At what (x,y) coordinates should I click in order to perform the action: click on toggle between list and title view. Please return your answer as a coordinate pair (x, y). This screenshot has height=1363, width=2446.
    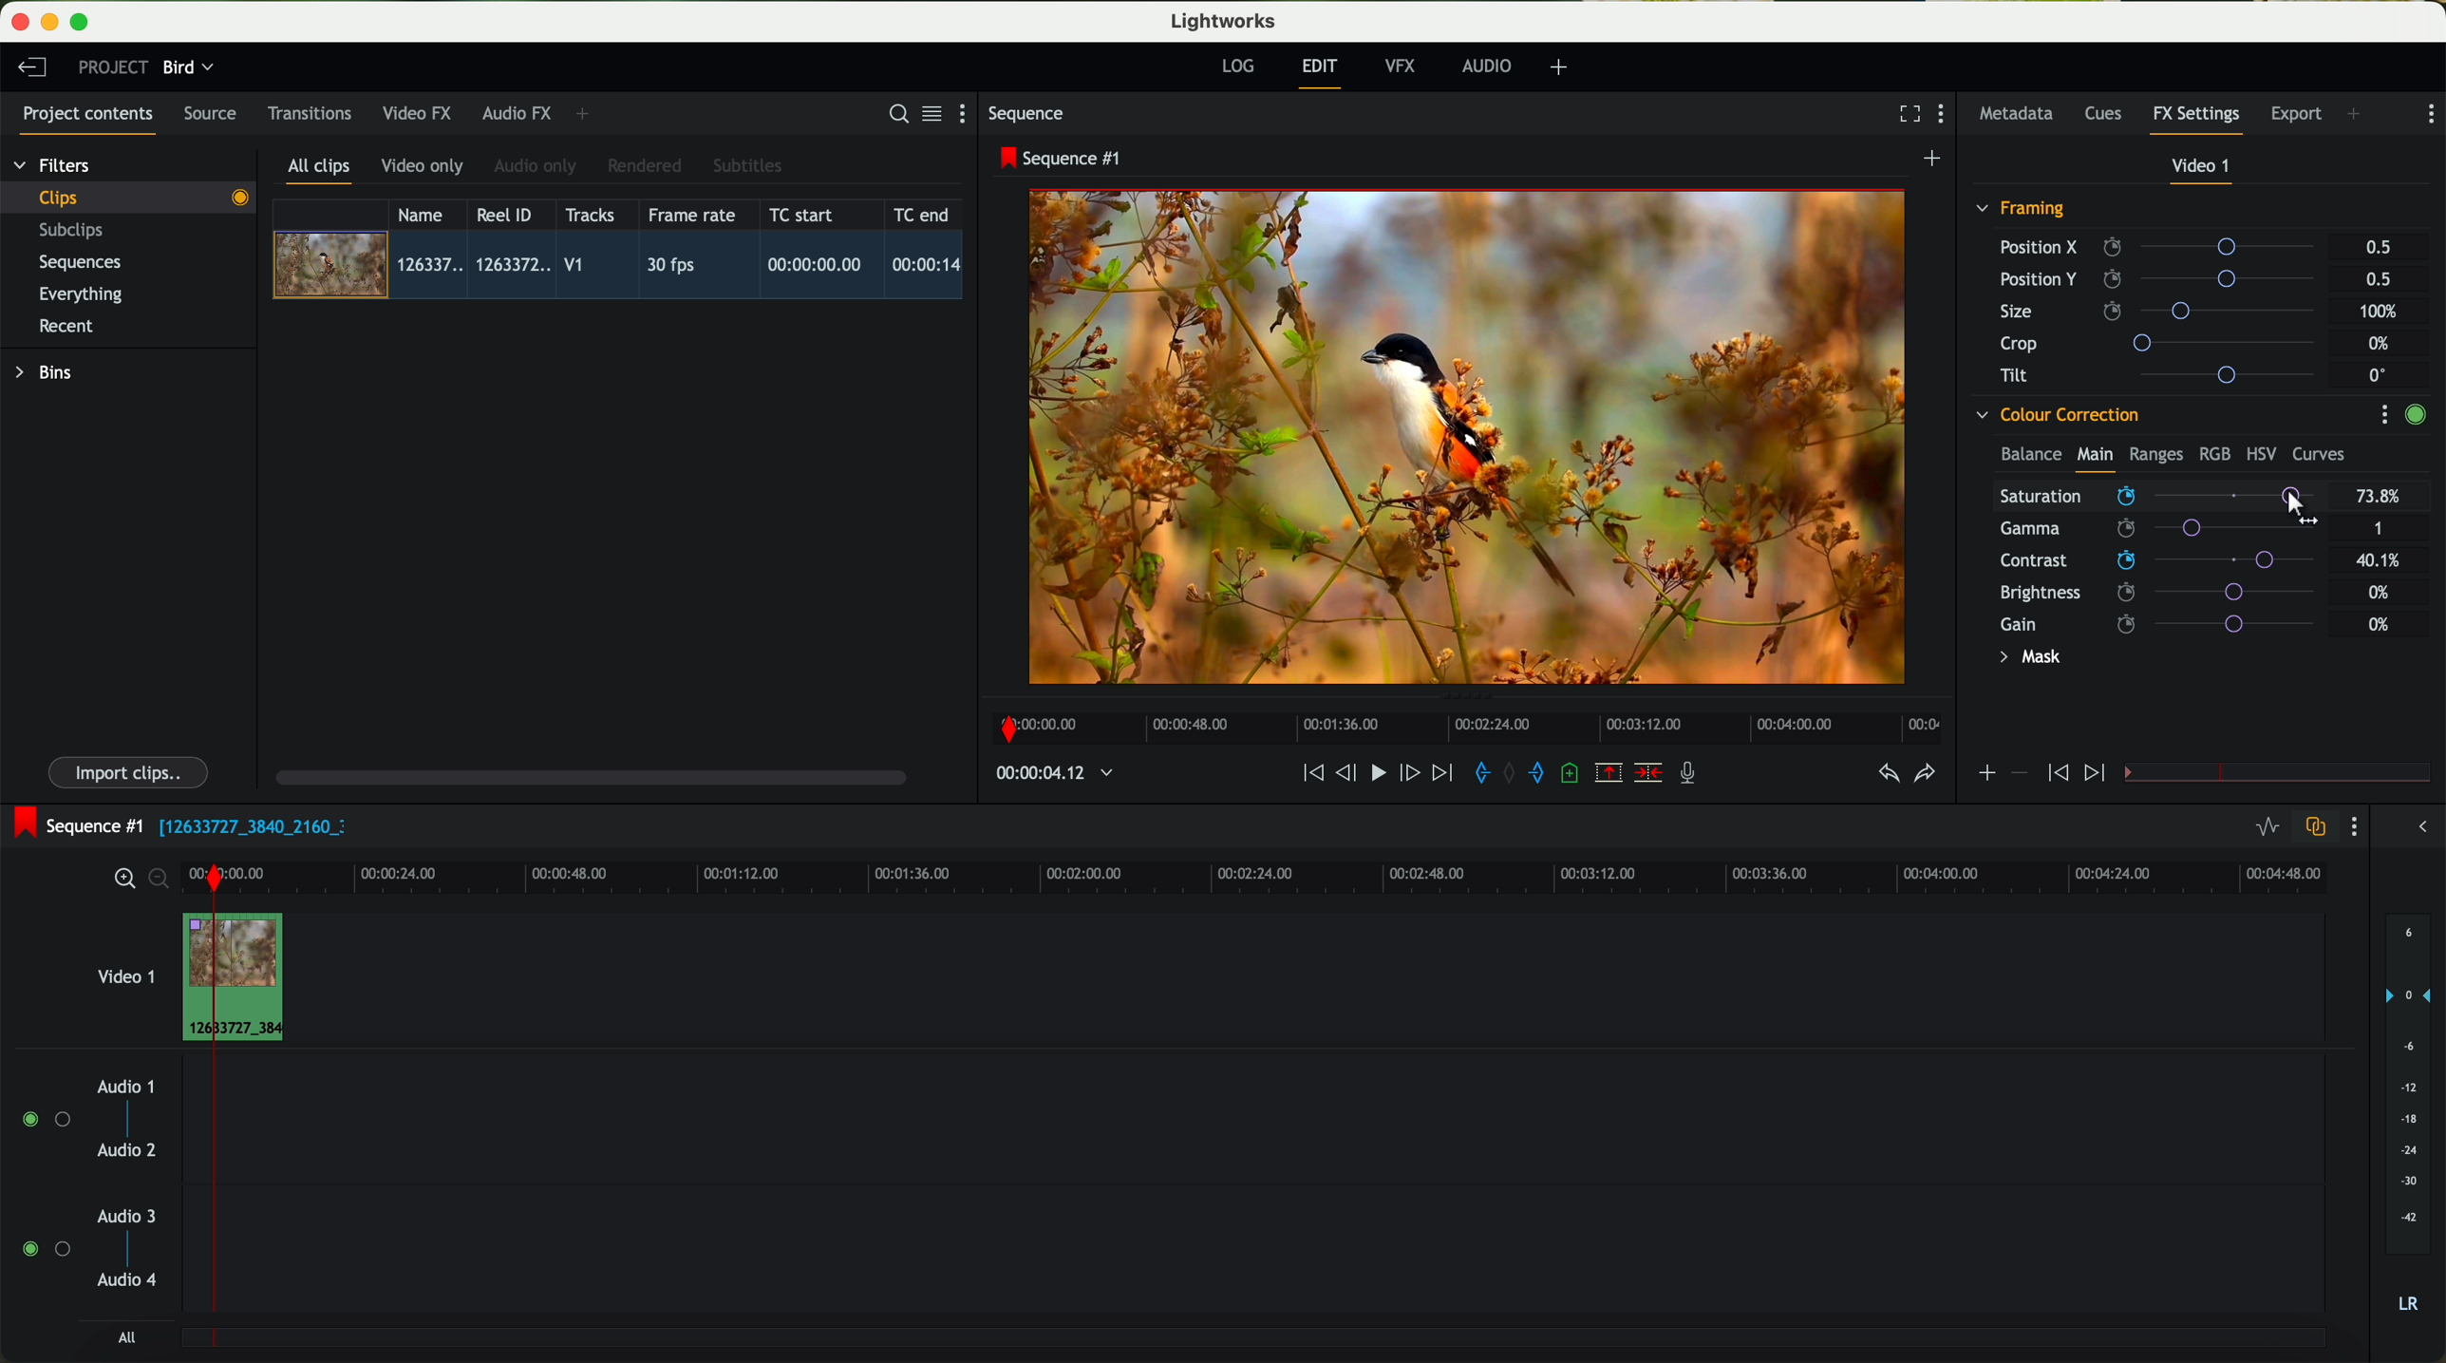
    Looking at the image, I should click on (930, 113).